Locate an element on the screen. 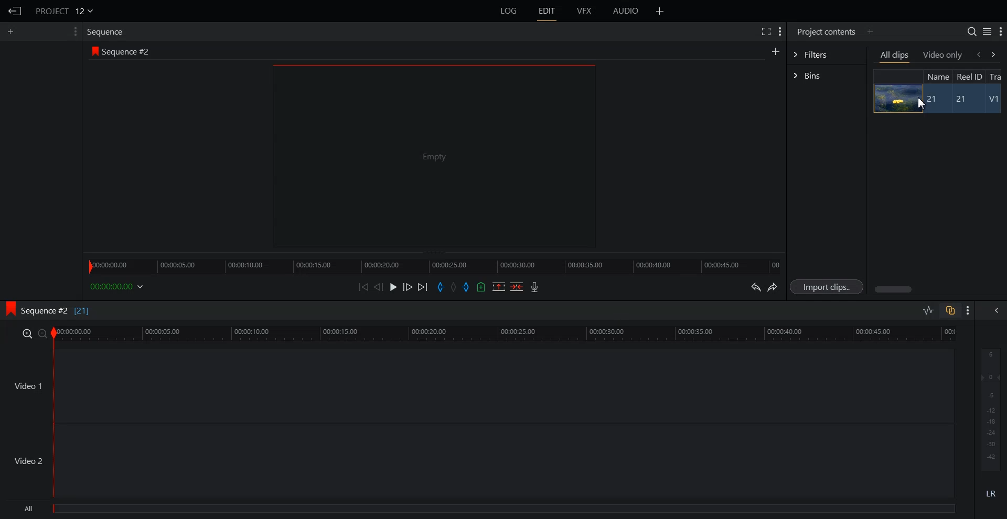  Add an in Mark in current position is located at coordinates (440, 287).